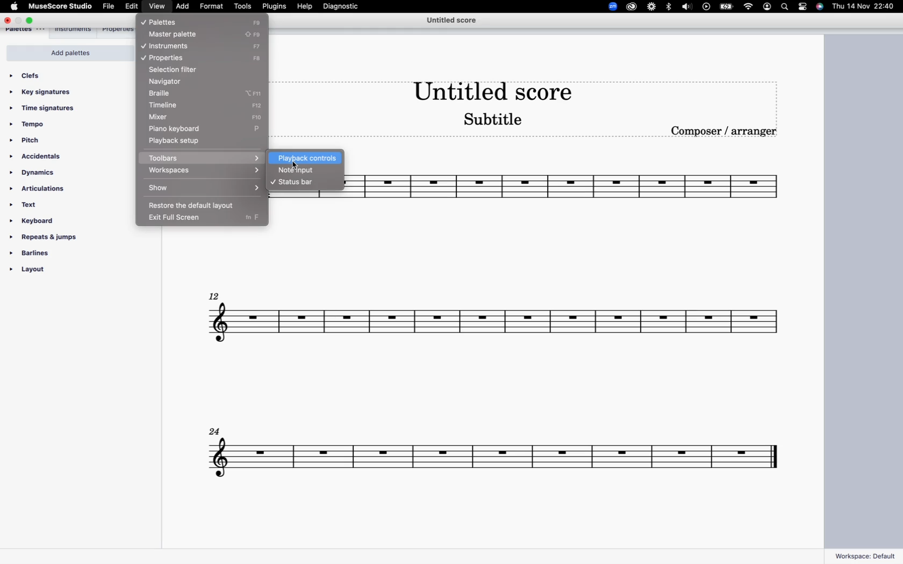  I want to click on clefs, so click(33, 75).